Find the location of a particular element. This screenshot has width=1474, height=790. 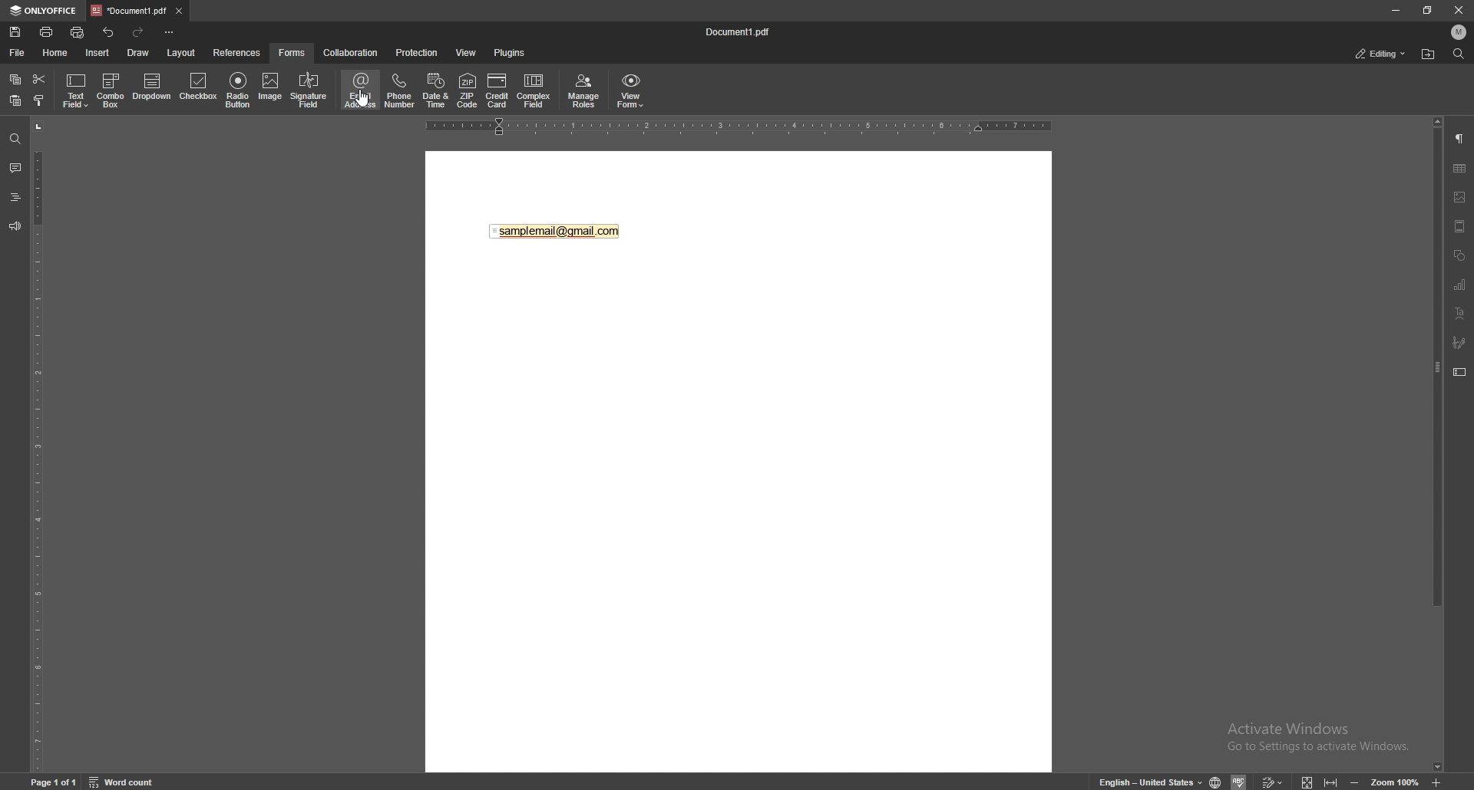

cut is located at coordinates (39, 78).